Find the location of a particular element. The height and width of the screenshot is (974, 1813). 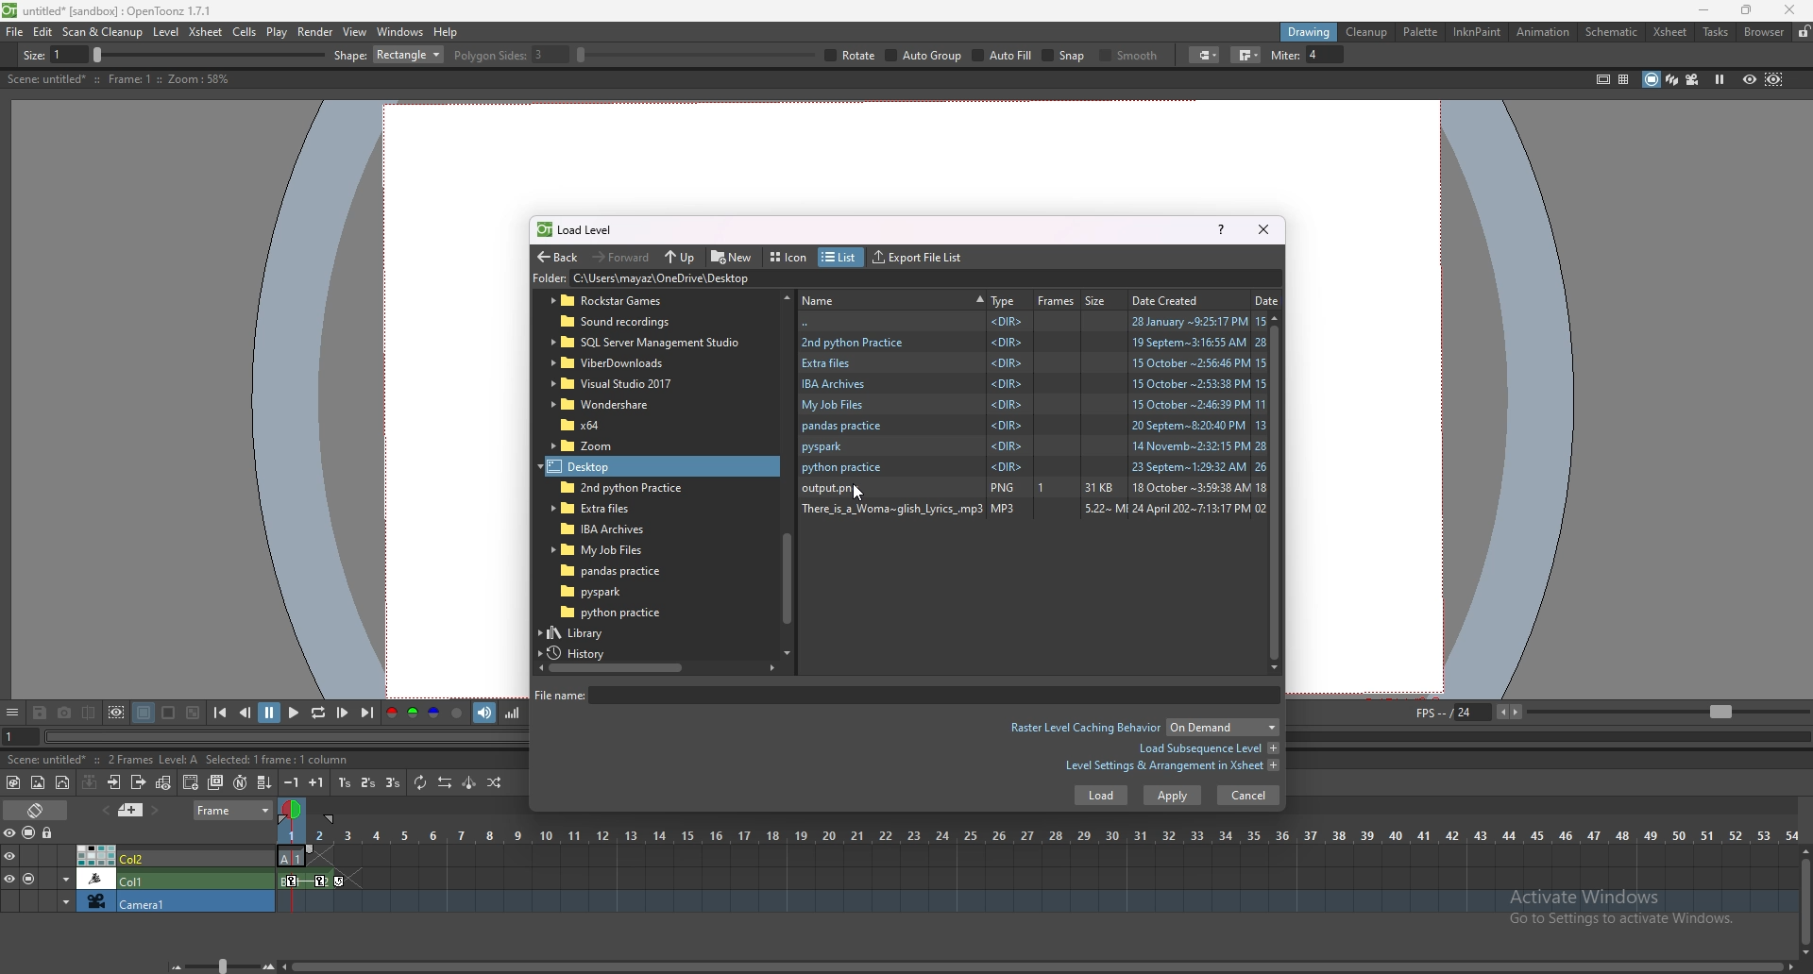

cap is located at coordinates (1533, 56).